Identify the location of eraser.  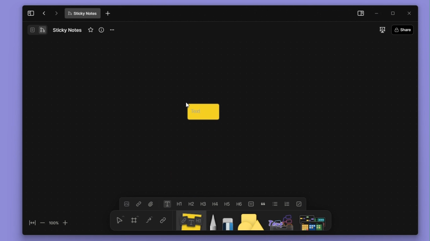
(228, 221).